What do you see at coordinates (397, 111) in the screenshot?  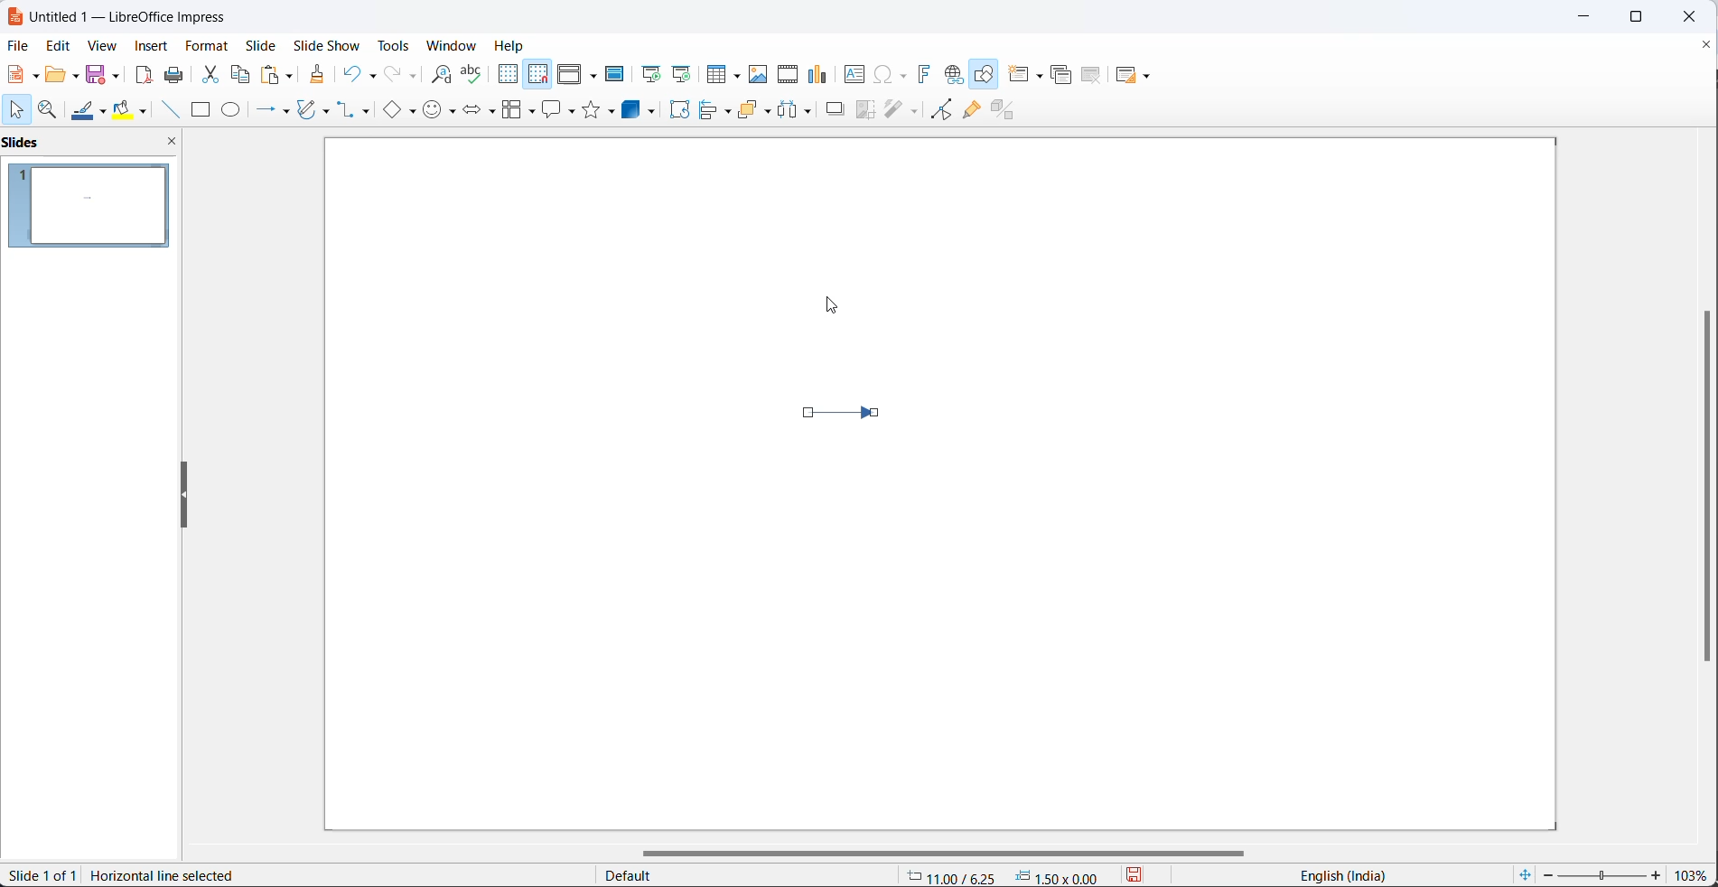 I see `basic shapes` at bounding box center [397, 111].